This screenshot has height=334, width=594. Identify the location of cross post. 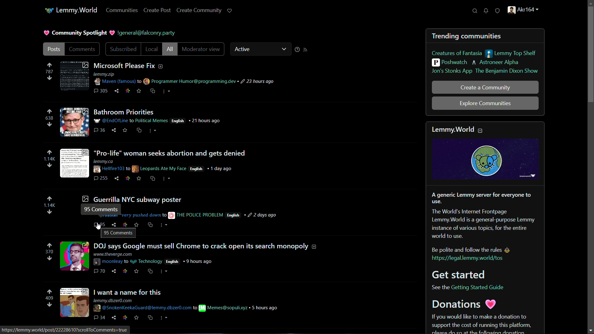
(152, 91).